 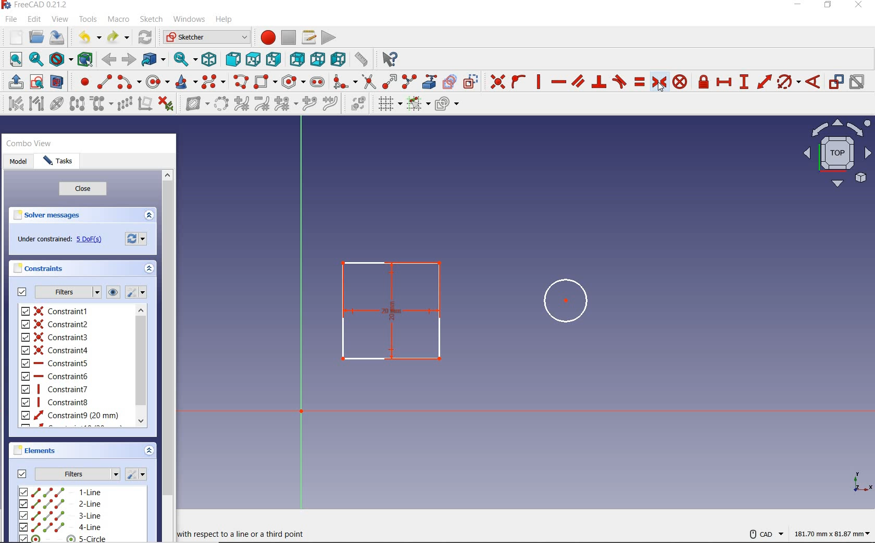 What do you see at coordinates (387, 105) in the screenshot?
I see `toggle grid` at bounding box center [387, 105].